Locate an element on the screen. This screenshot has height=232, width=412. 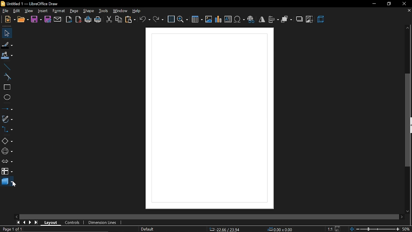
curve is located at coordinates (7, 77).